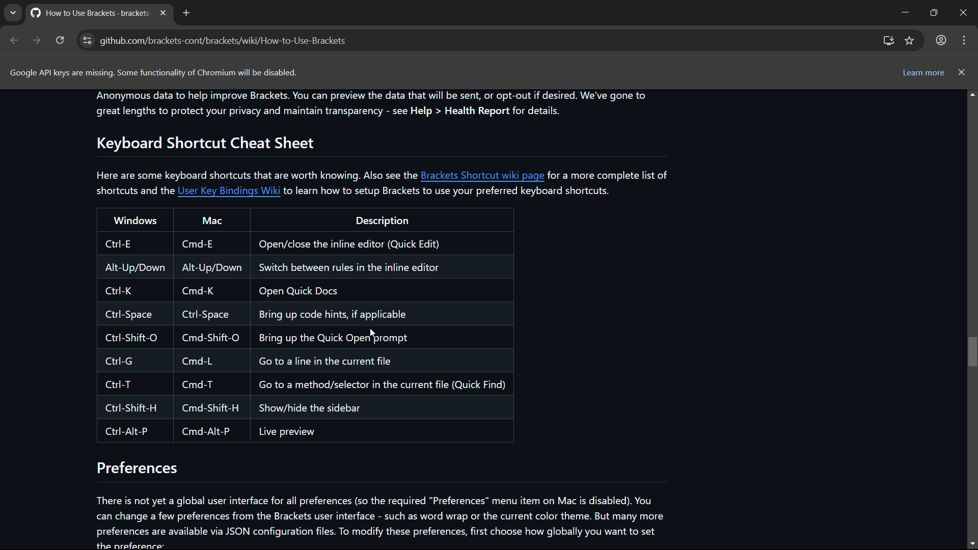 Image resolution: width=978 pixels, height=550 pixels. I want to click on tab list, so click(13, 12).